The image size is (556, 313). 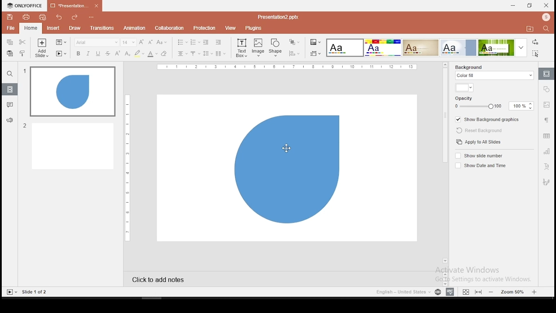 I want to click on highlight, so click(x=139, y=54).